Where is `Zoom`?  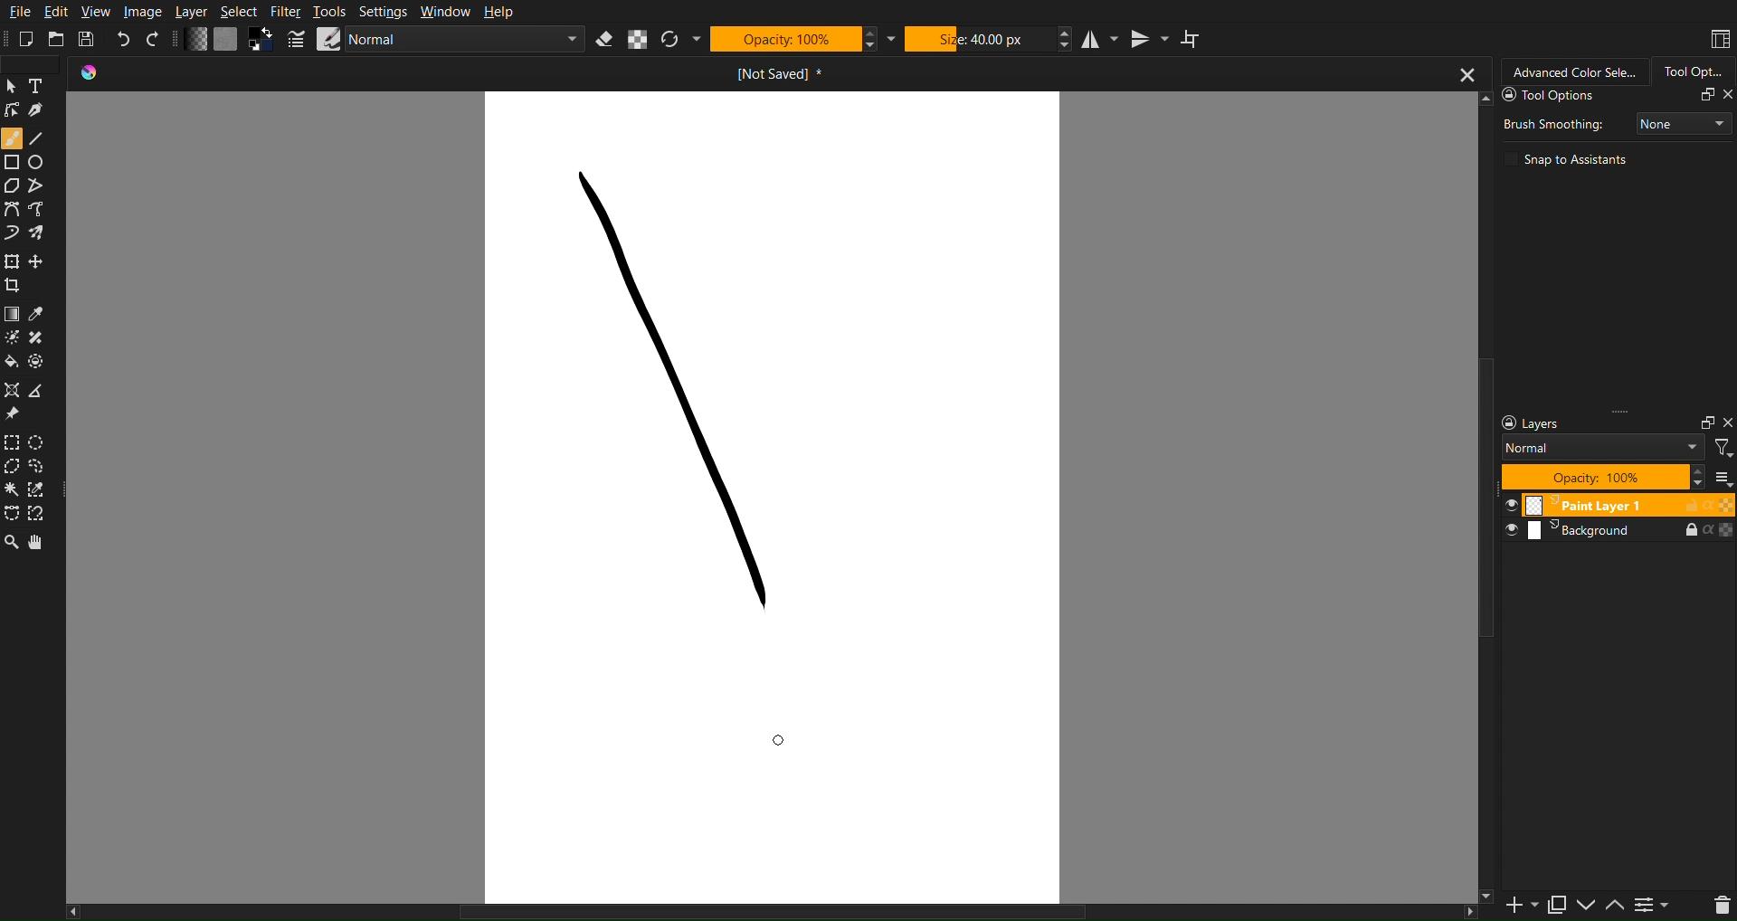
Zoom is located at coordinates (13, 542).